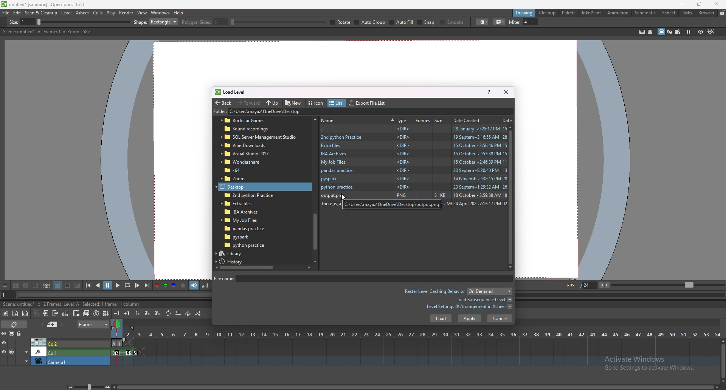  I want to click on level, so click(67, 13).